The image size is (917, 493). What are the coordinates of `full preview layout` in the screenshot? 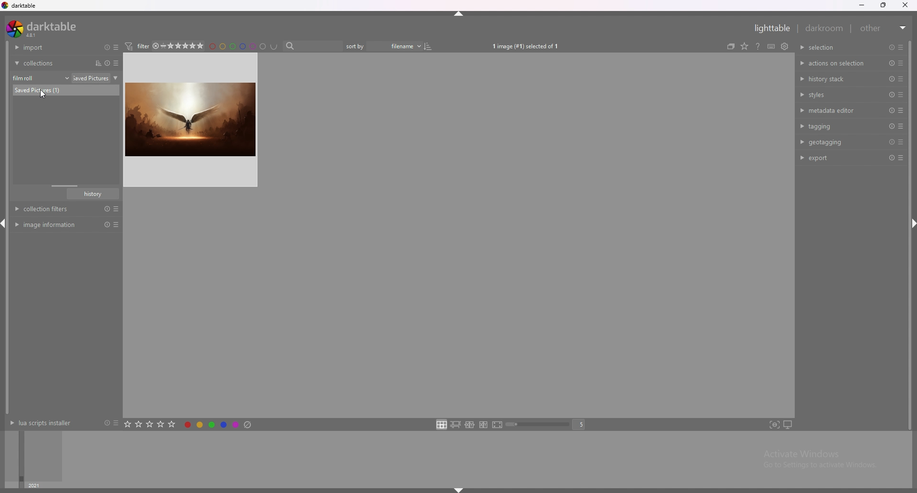 It's located at (498, 426).